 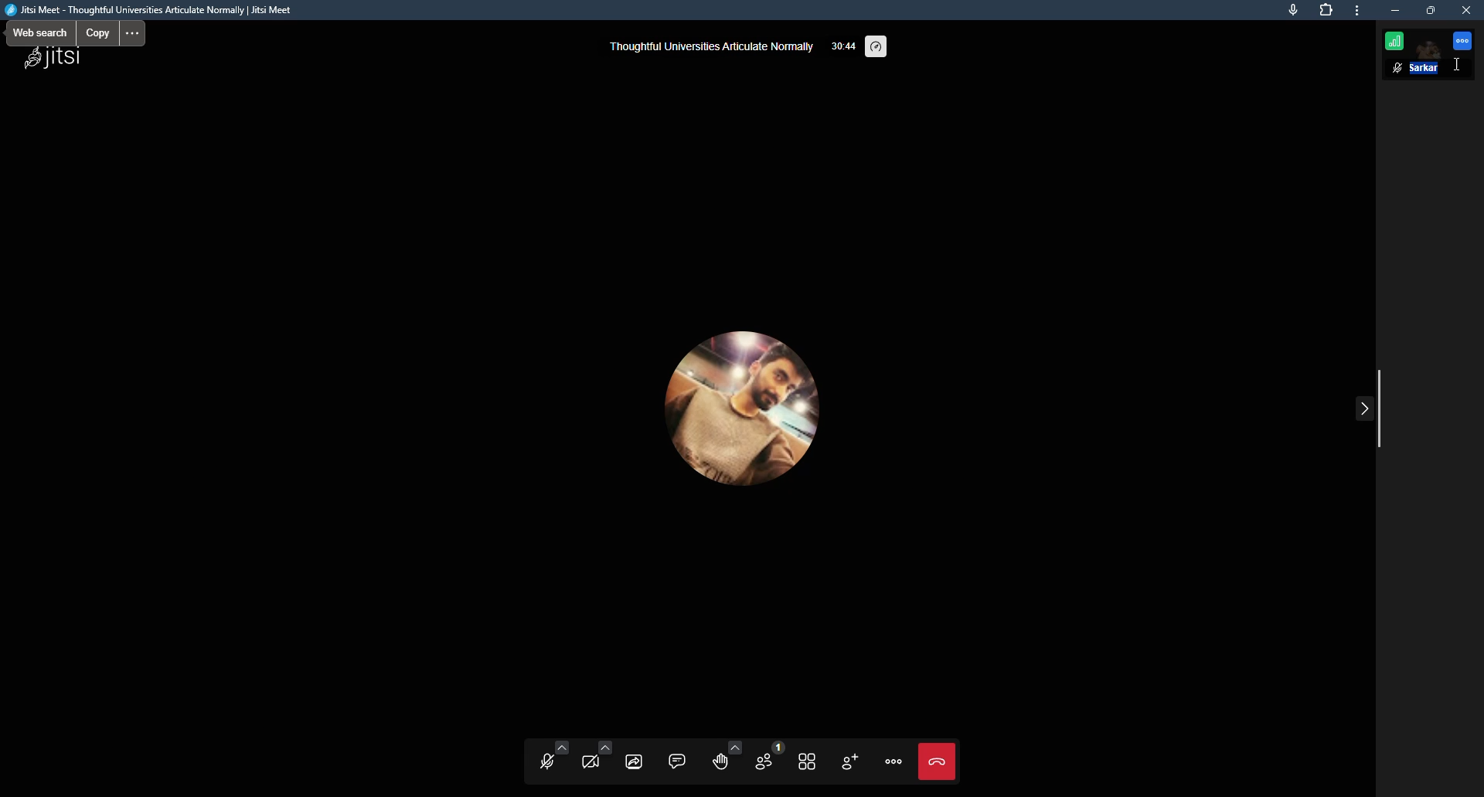 I want to click on minimize, so click(x=1394, y=11).